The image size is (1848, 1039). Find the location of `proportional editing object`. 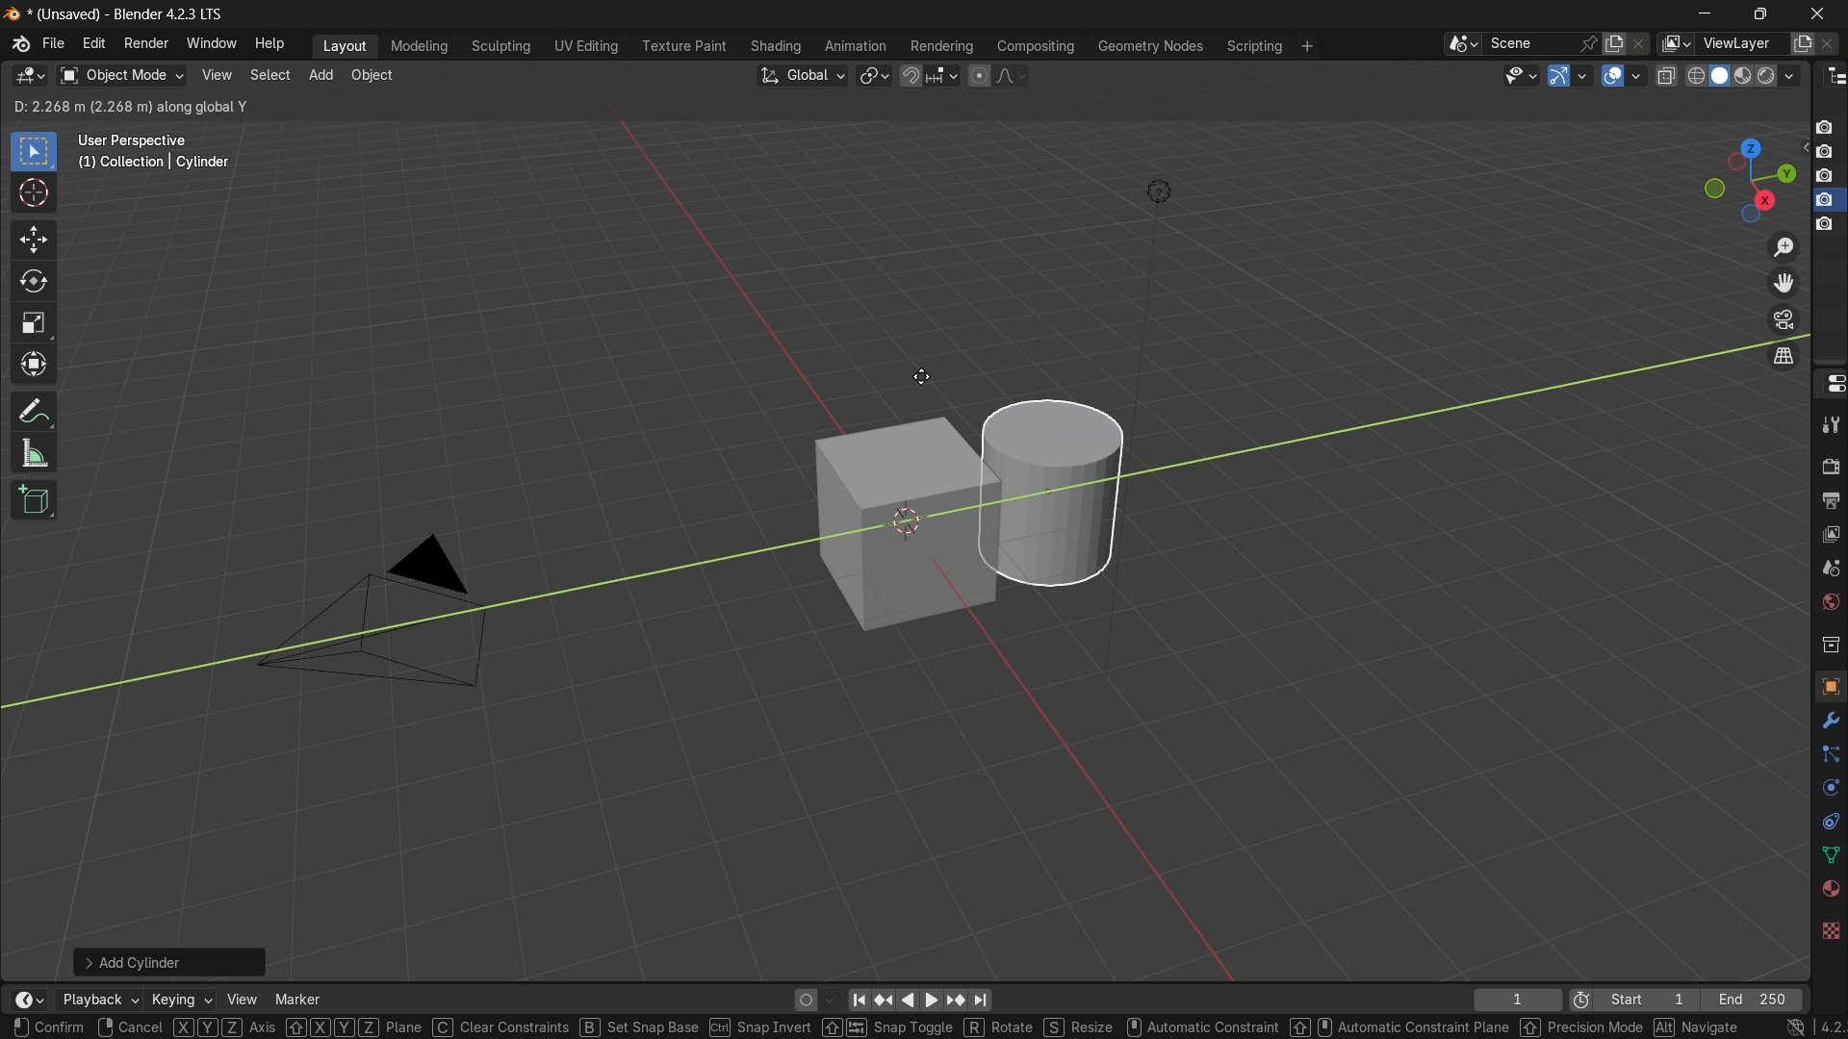

proportional editing object is located at coordinates (979, 76).